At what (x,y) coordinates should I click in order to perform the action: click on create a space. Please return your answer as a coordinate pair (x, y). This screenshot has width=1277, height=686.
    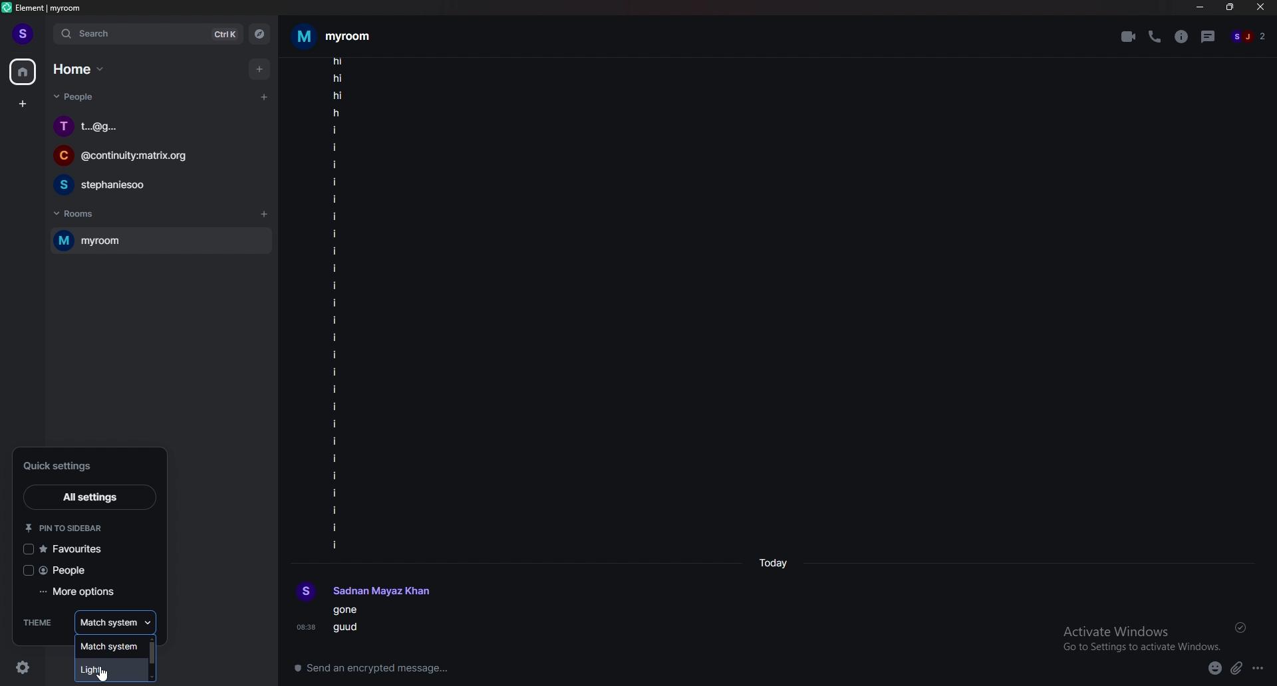
    Looking at the image, I should click on (23, 104).